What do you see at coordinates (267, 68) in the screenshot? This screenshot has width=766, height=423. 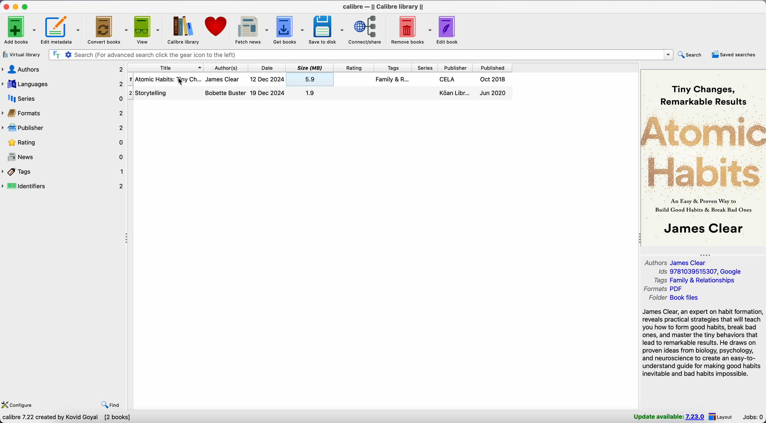 I see `date` at bounding box center [267, 68].